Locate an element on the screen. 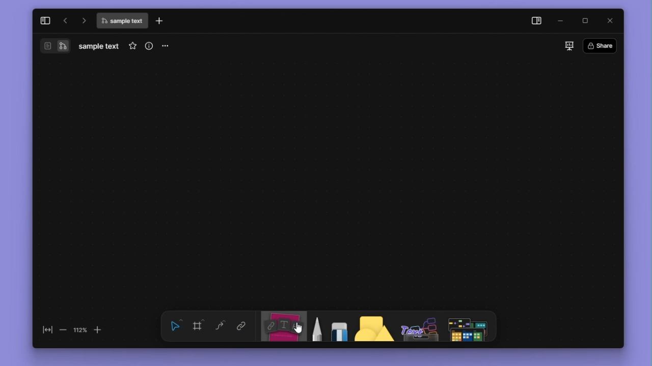  link is located at coordinates (241, 325).